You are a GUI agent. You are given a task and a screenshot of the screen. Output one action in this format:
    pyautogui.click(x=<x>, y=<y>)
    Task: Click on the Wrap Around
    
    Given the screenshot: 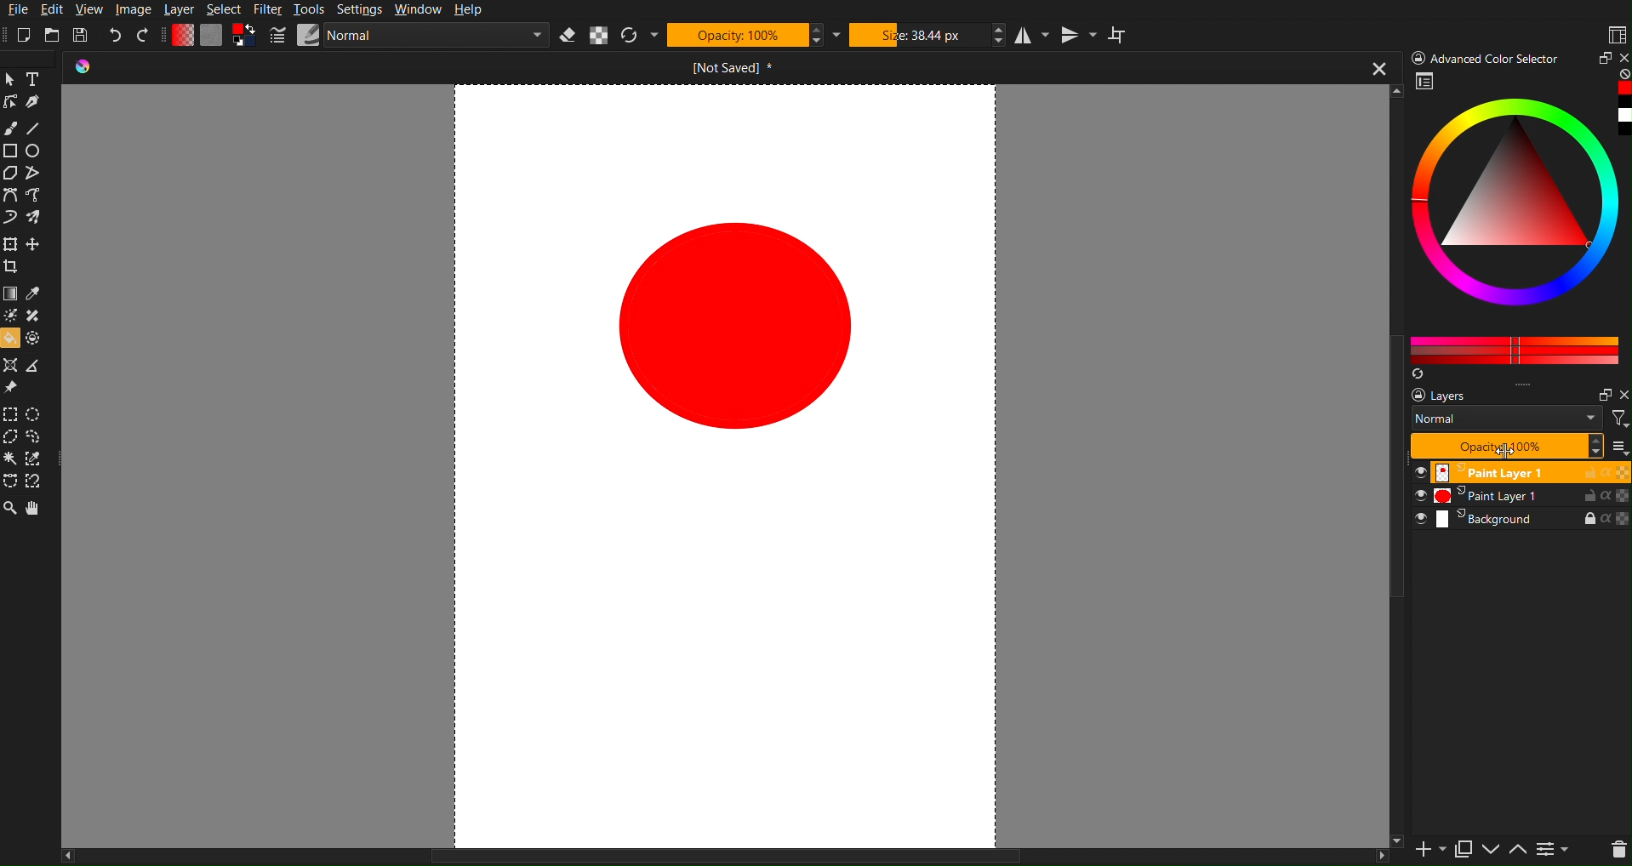 What is the action you would take?
    pyautogui.click(x=1120, y=38)
    